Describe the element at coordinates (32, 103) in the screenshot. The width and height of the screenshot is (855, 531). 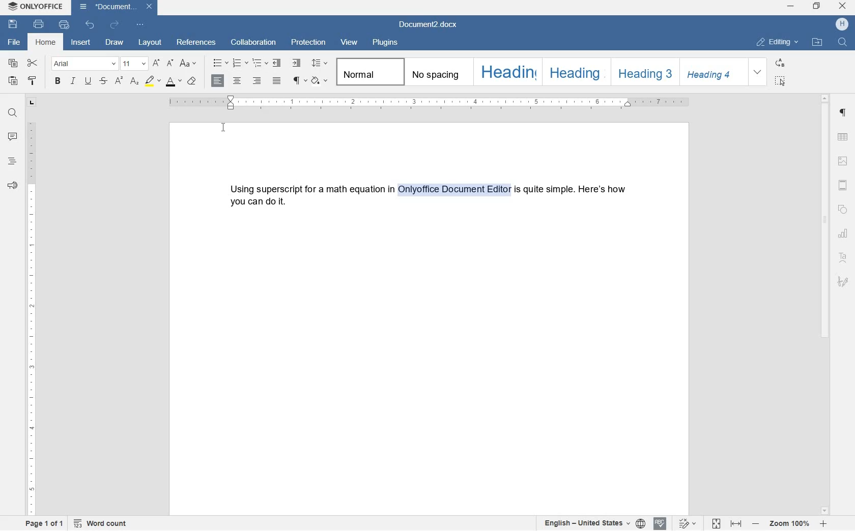
I see `tab` at that location.